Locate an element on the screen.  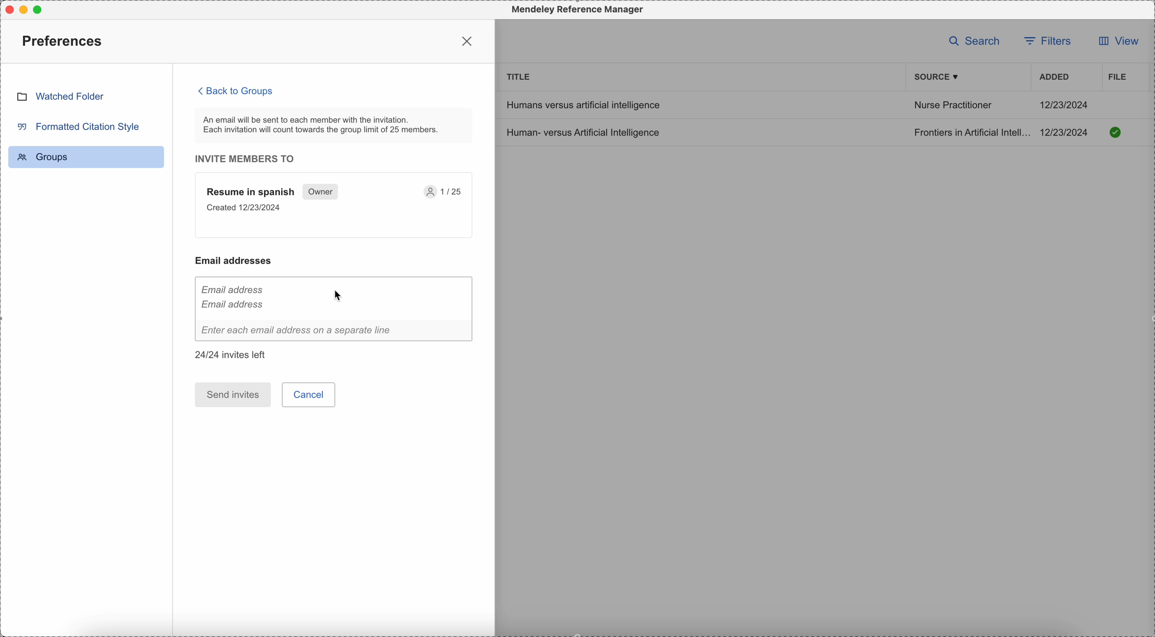
minimize is located at coordinates (26, 9).